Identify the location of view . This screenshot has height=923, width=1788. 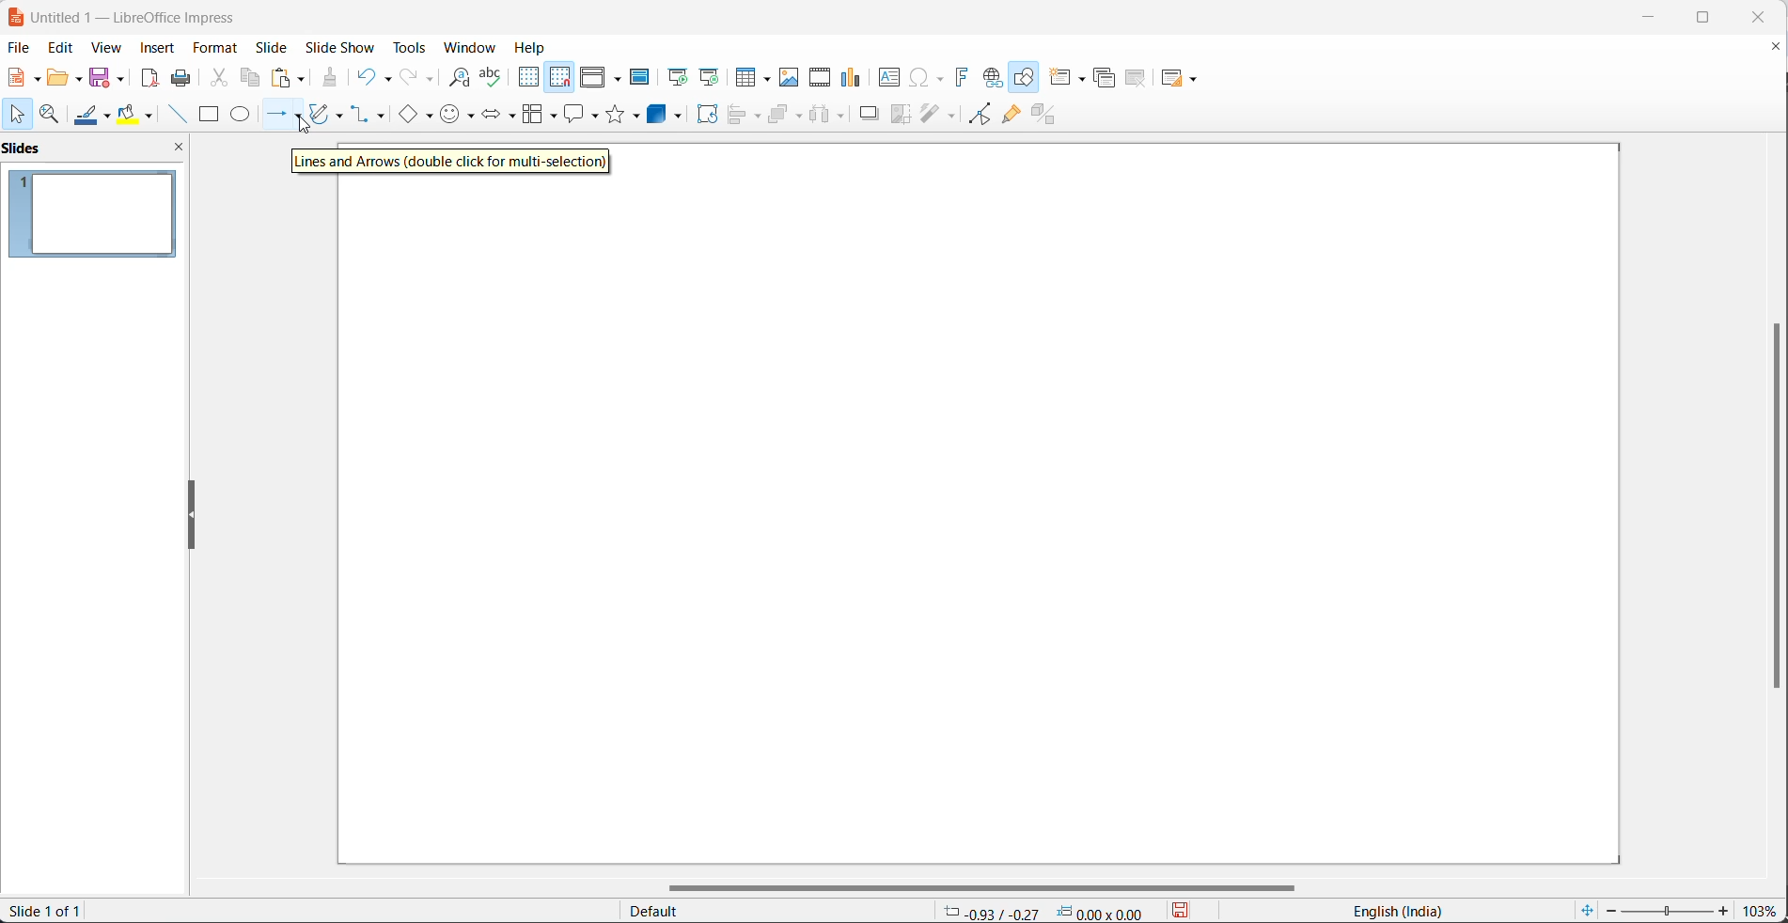
(107, 47).